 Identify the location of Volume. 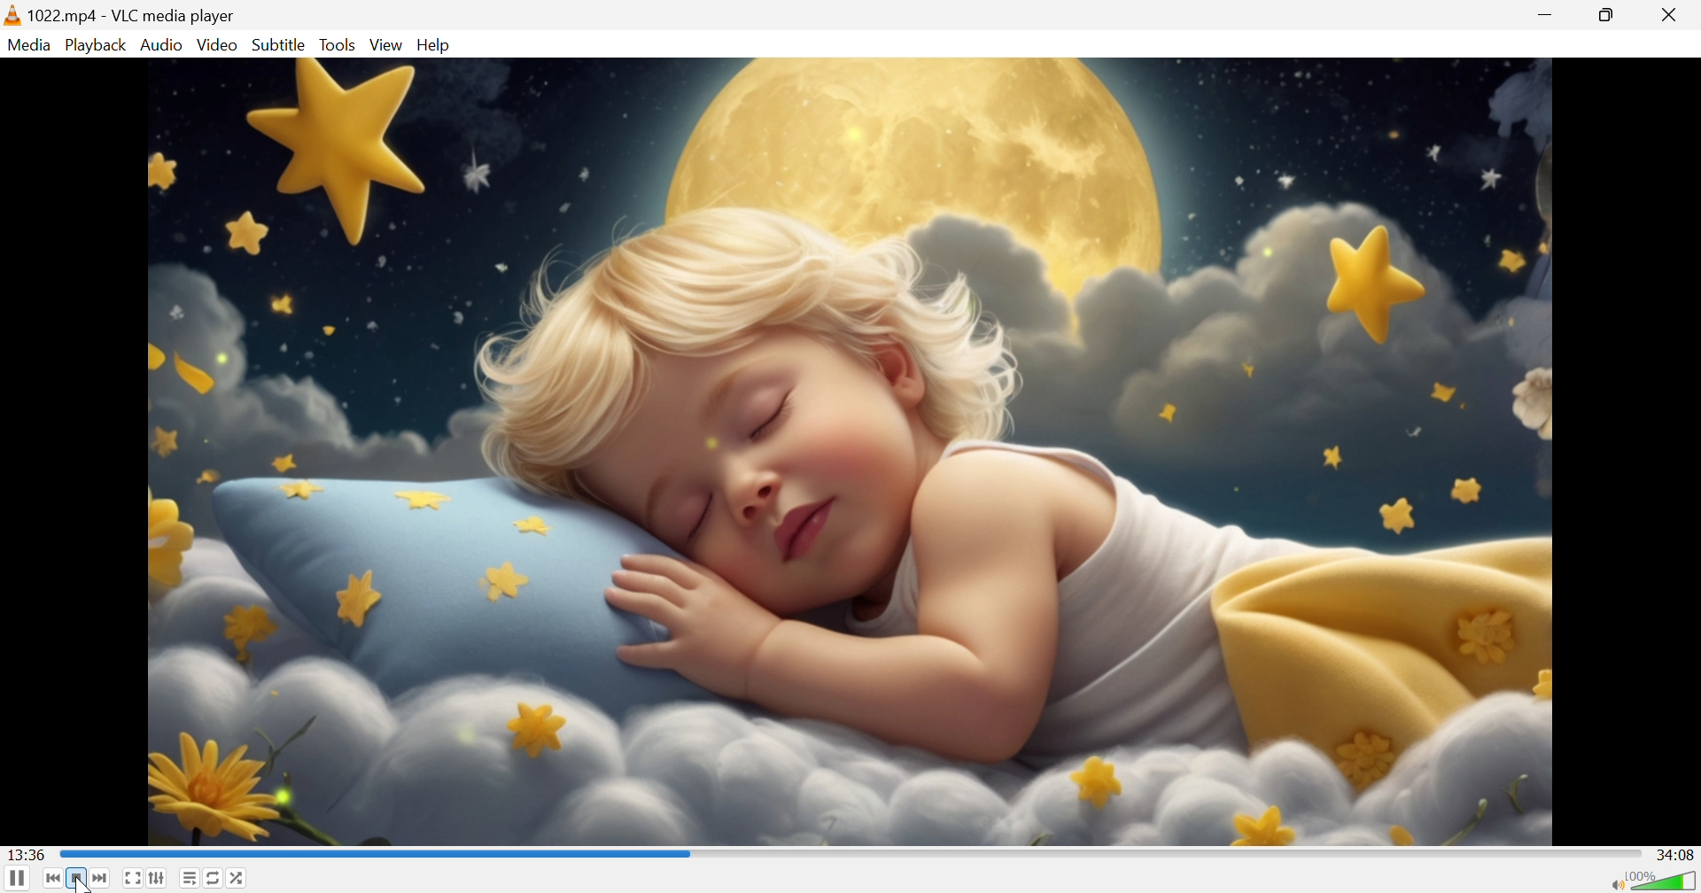
(1662, 879).